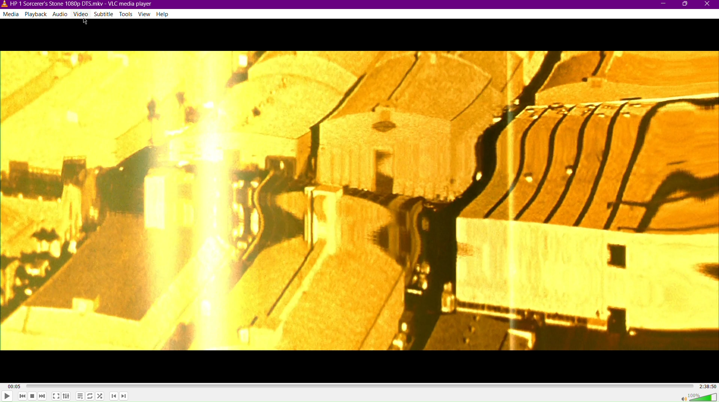 The height and width of the screenshot is (402, 719). What do you see at coordinates (708, 4) in the screenshot?
I see `Close` at bounding box center [708, 4].